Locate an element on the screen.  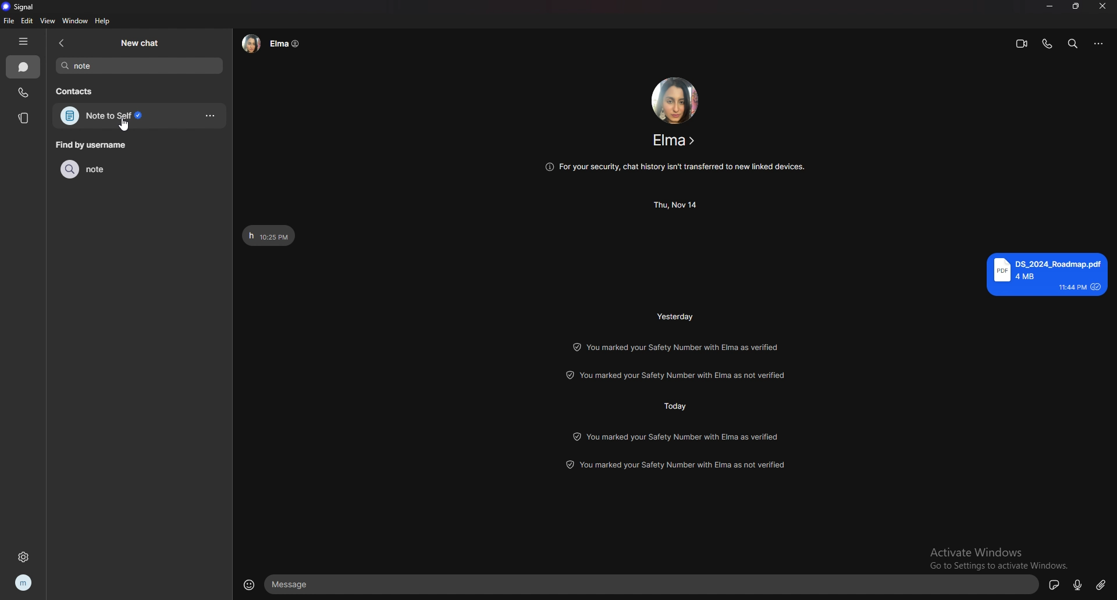
update is located at coordinates (678, 436).